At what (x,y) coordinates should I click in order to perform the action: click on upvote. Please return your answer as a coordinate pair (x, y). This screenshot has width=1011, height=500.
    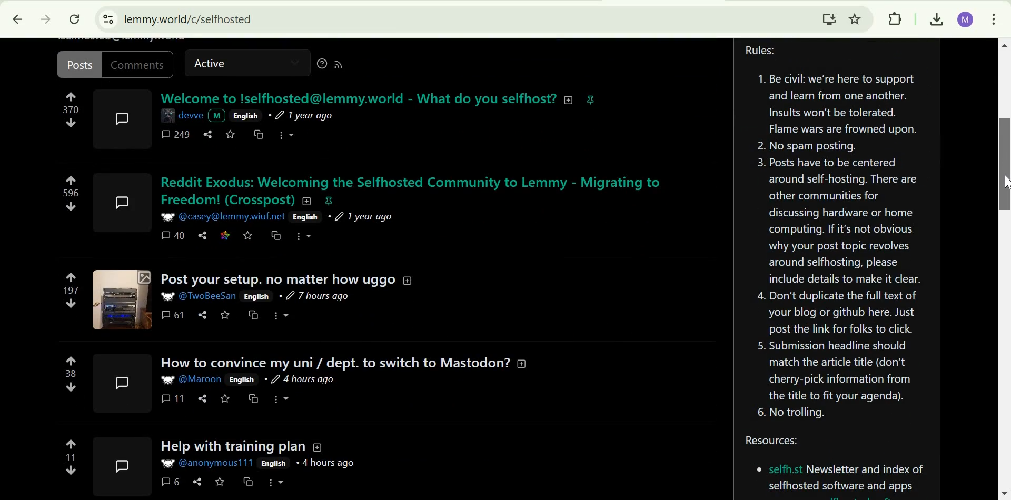
    Looking at the image, I should click on (72, 277).